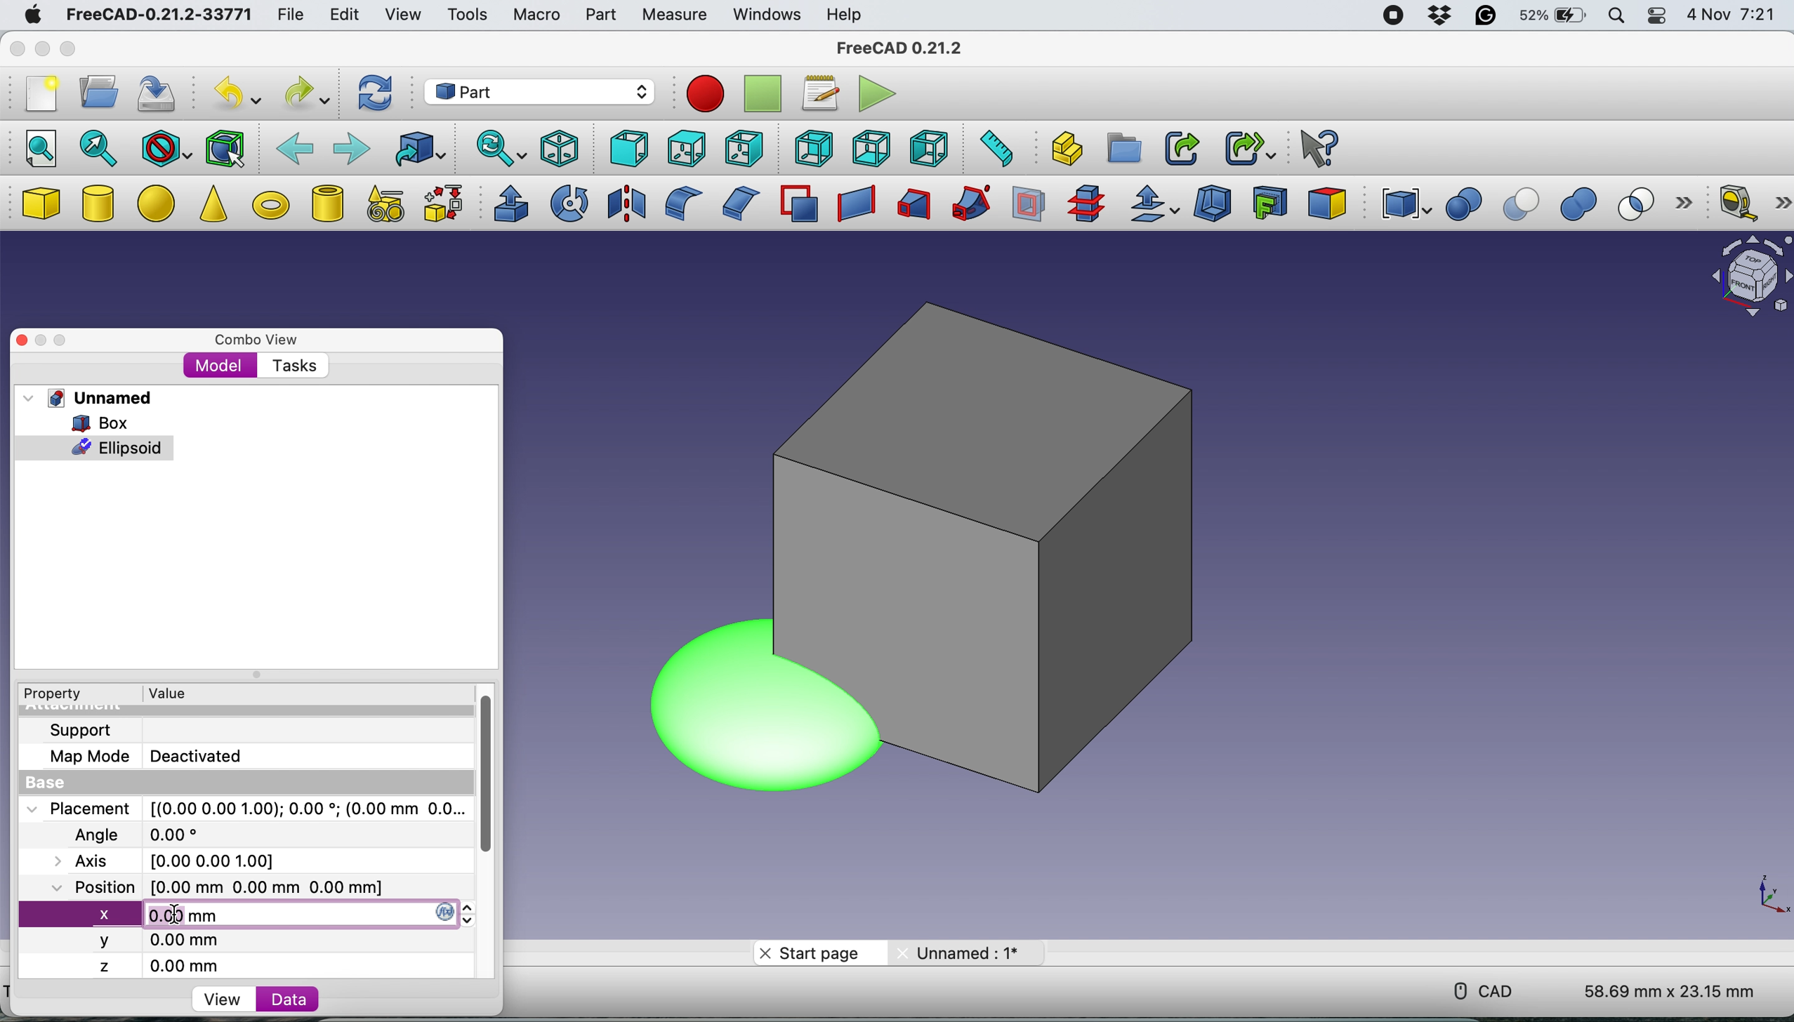  Describe the element at coordinates (225, 147) in the screenshot. I see `bounding box` at that location.